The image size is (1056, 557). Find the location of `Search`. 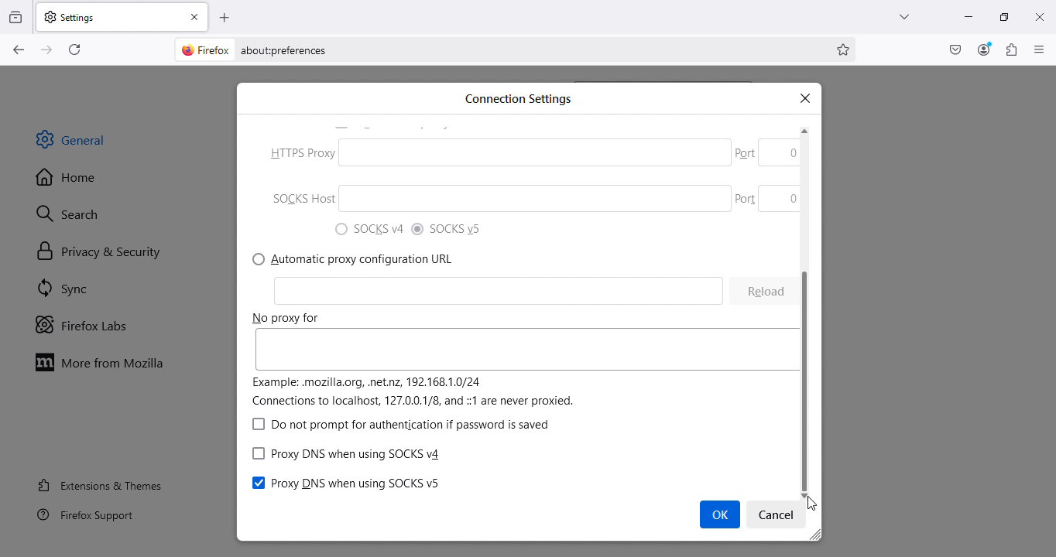

Search is located at coordinates (77, 211).